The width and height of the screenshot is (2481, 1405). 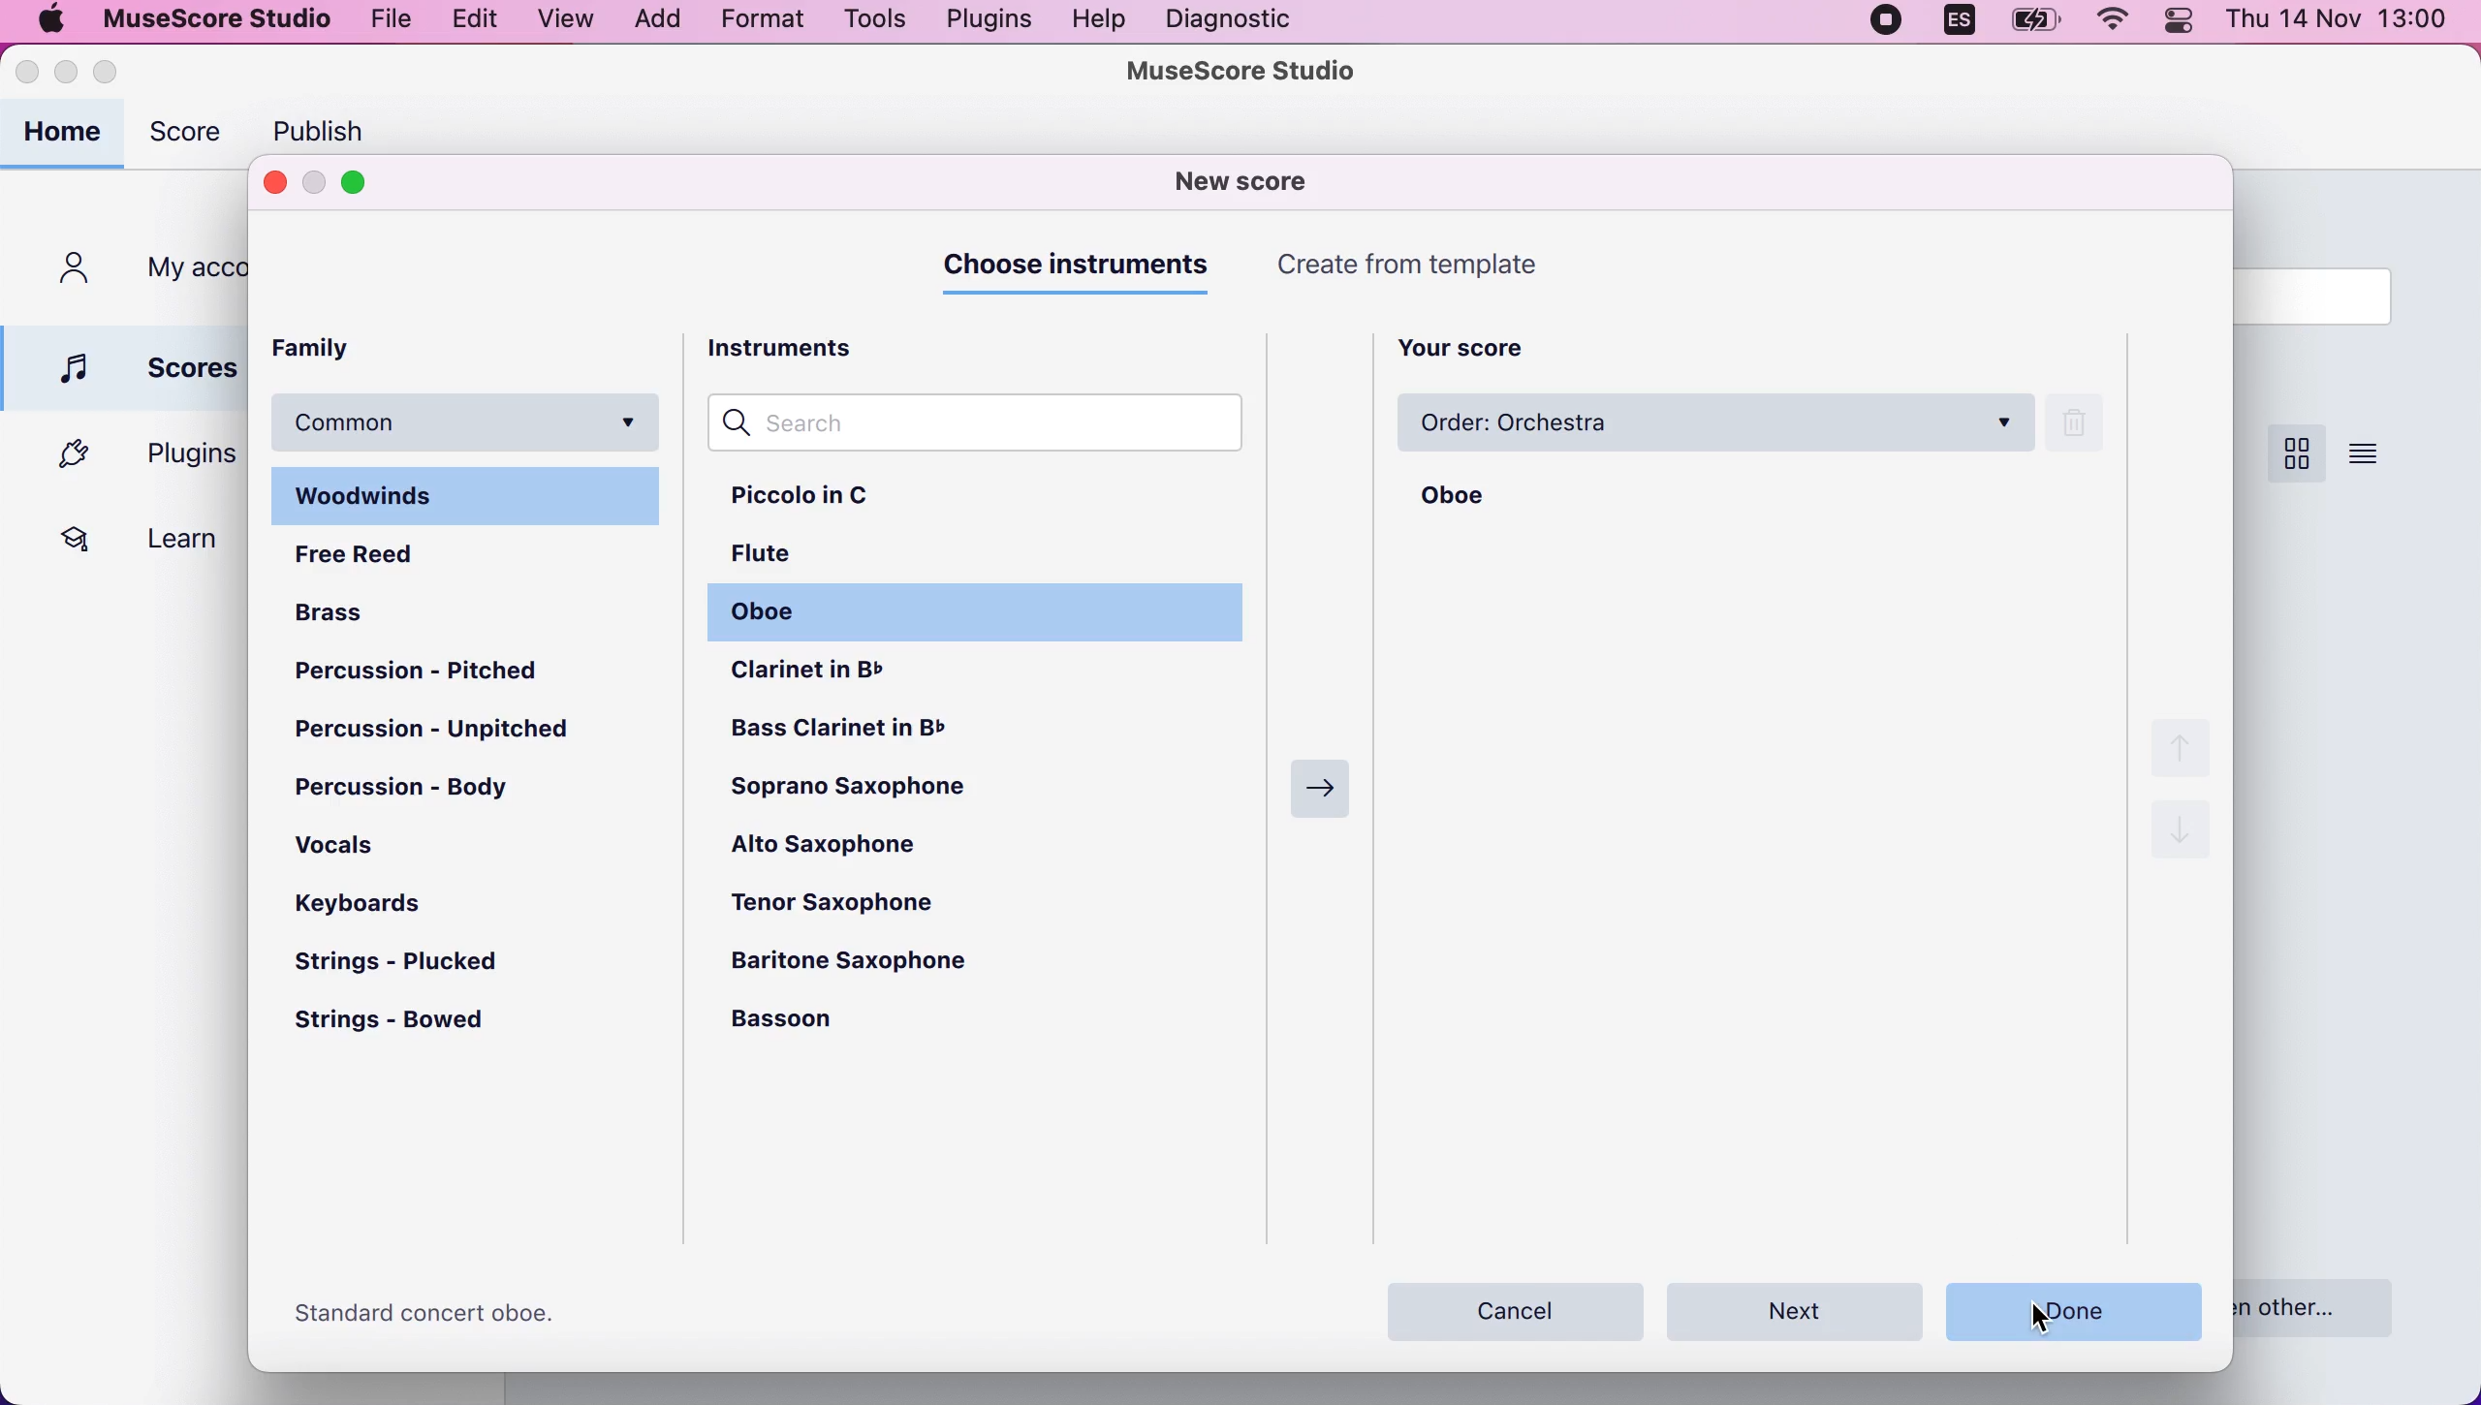 I want to click on strings-bowed, so click(x=403, y=1027).